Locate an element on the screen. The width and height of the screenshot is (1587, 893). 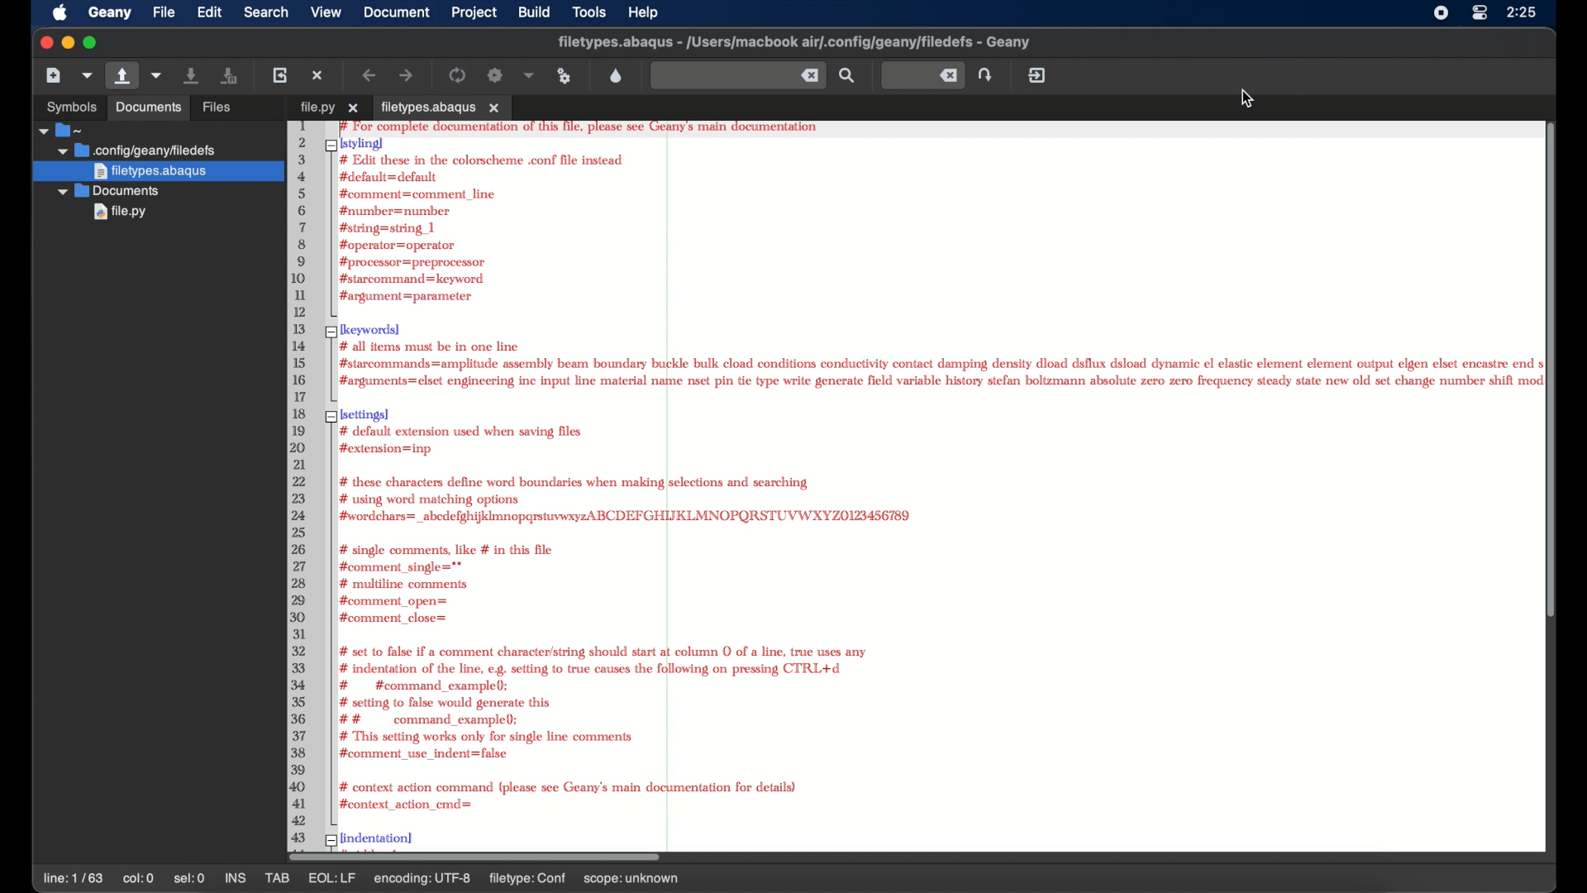
search is located at coordinates (266, 12).